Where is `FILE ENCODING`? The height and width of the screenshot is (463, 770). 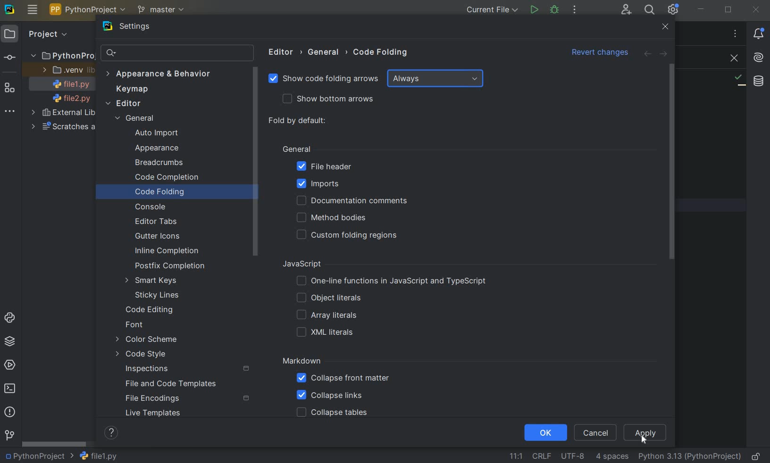 FILE ENCODING is located at coordinates (571, 456).